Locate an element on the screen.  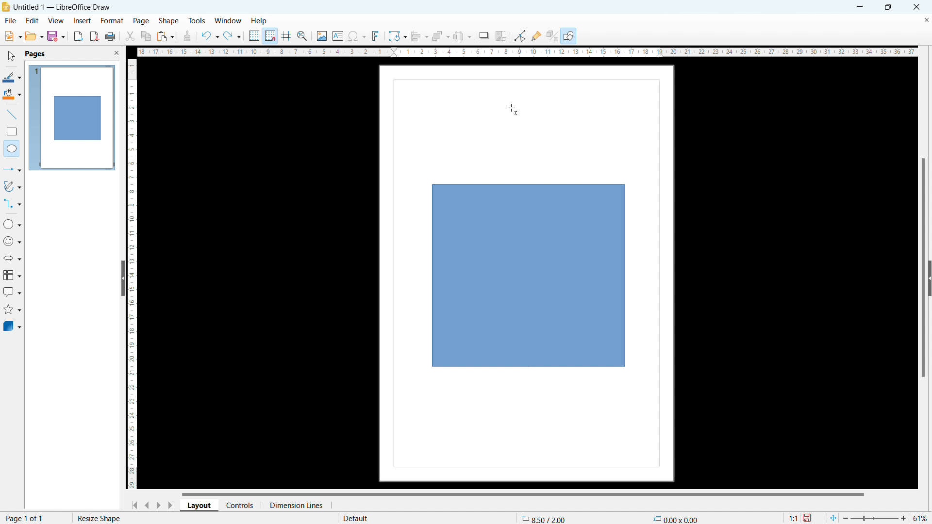
object 1 is located at coordinates (529, 276).